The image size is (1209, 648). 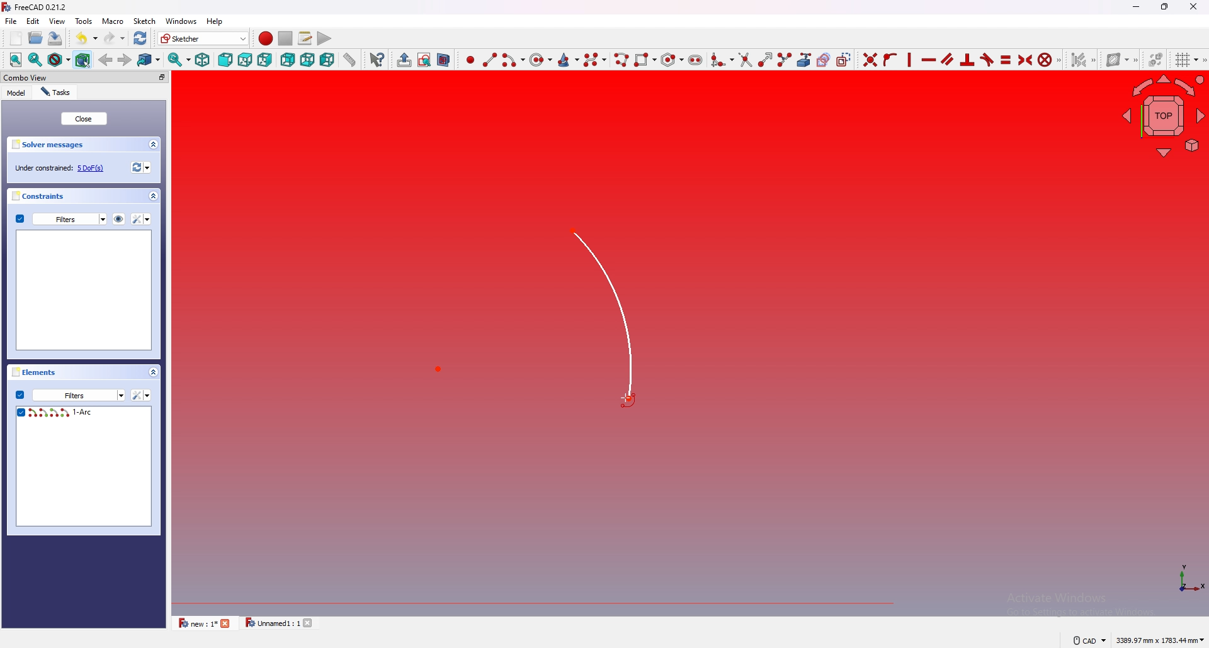 I want to click on view sketch, so click(x=424, y=59).